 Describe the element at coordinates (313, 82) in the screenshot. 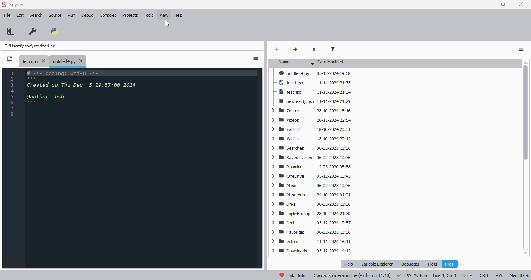

I see `test1.jsx` at that location.